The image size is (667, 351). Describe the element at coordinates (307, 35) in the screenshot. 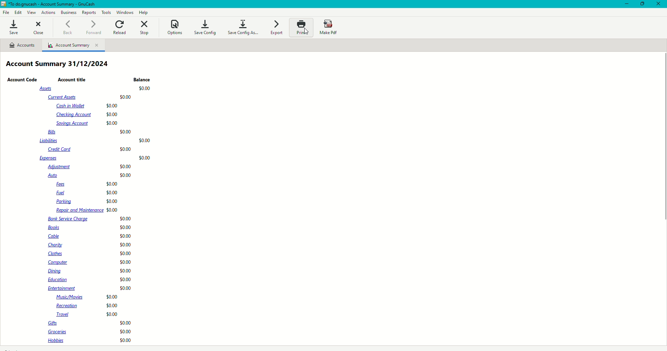

I see `cursor` at that location.